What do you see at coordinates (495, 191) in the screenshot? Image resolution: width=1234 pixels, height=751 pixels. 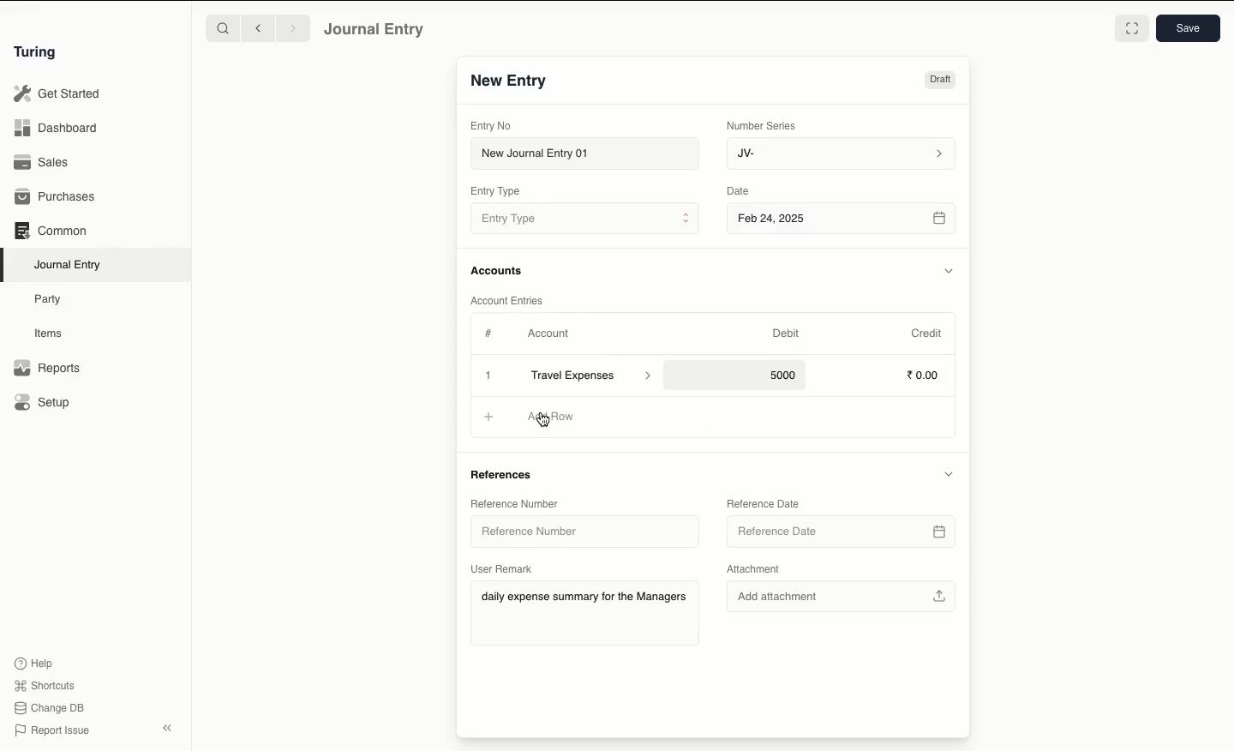 I see `Entry Type` at bounding box center [495, 191].